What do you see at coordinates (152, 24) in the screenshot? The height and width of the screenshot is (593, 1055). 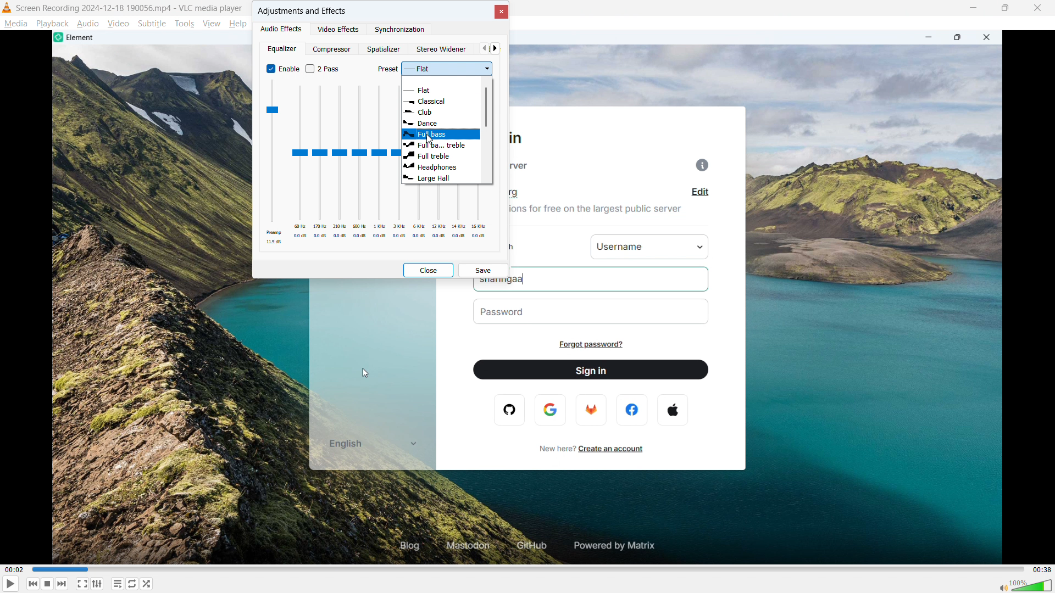 I see `Subtitle ` at bounding box center [152, 24].